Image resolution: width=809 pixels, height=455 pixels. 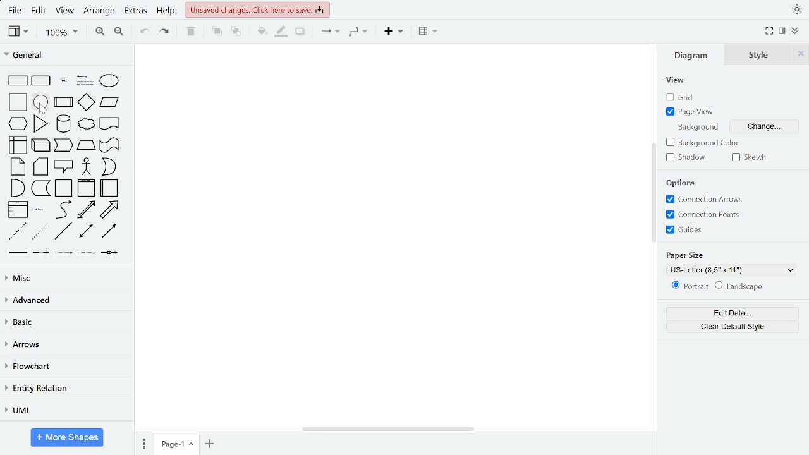 I want to click on bidirectional connector, so click(x=85, y=232).